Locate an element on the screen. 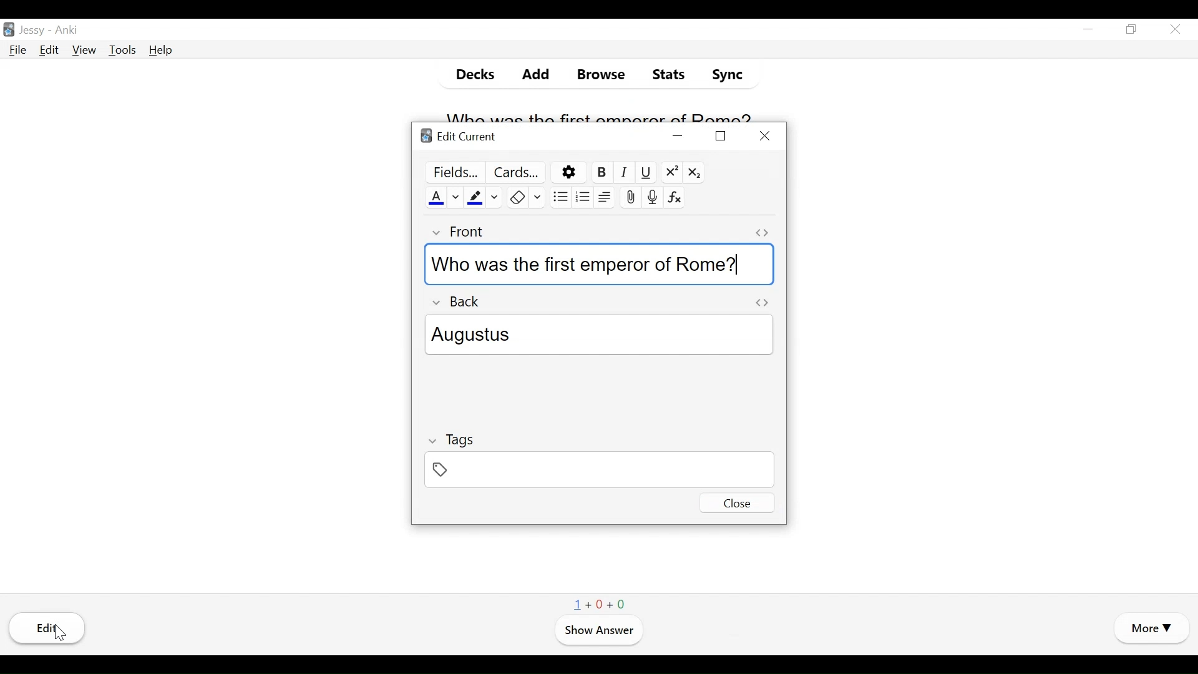 The width and height of the screenshot is (1198, 674). ordered list is located at coordinates (582, 196).